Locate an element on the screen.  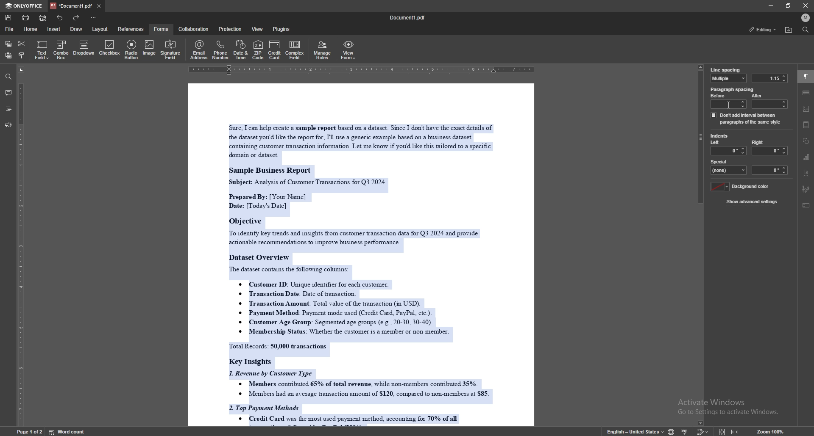
customize toolbar is located at coordinates (93, 17).